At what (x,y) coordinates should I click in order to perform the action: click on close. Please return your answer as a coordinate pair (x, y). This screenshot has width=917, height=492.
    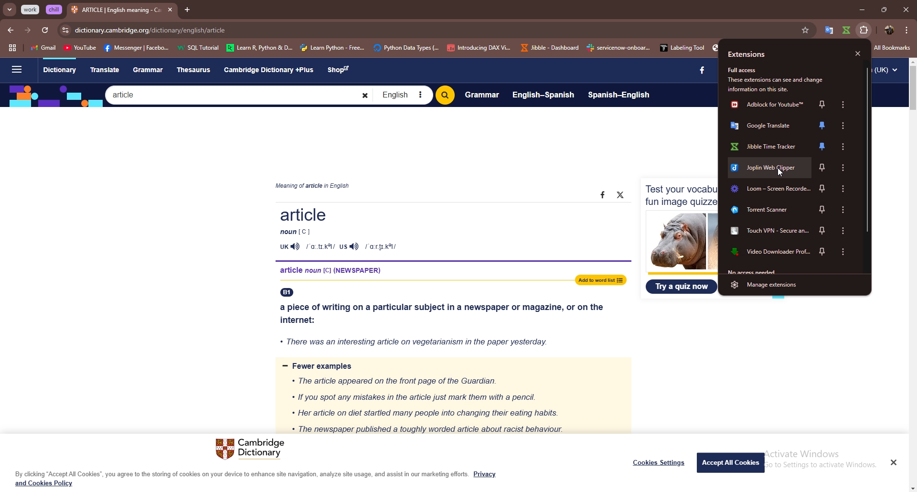
    Looking at the image, I should click on (906, 9).